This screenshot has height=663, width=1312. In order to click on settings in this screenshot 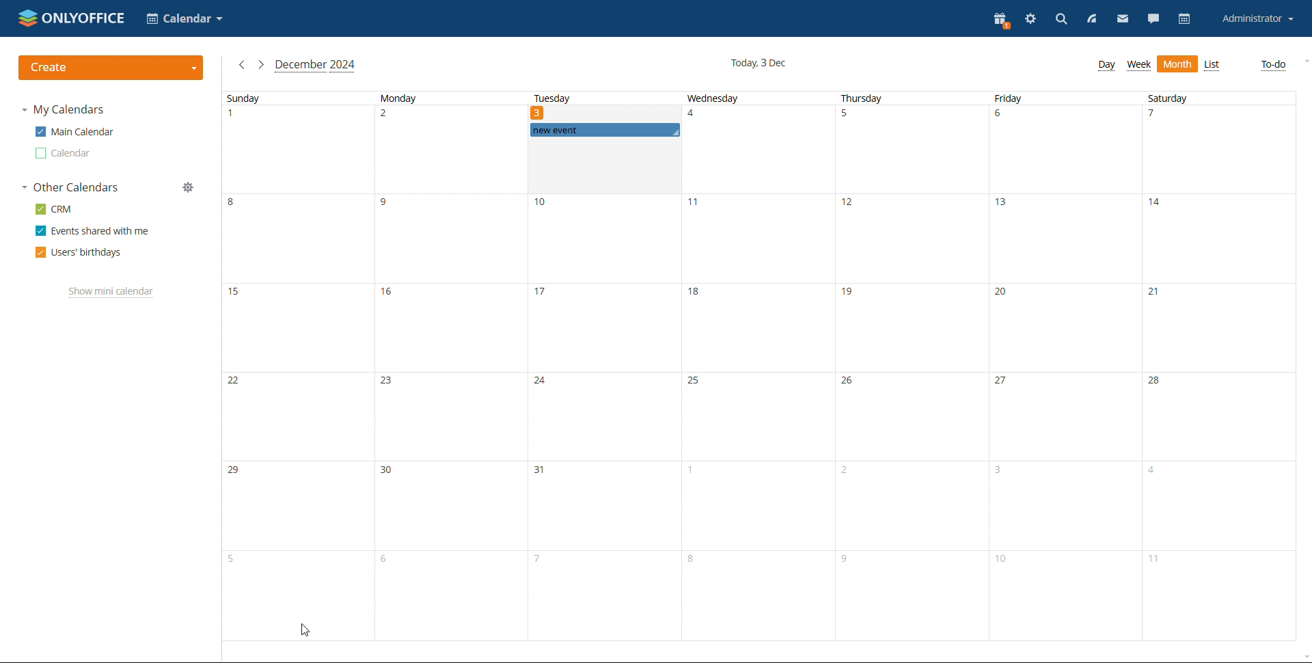, I will do `click(1030, 20)`.